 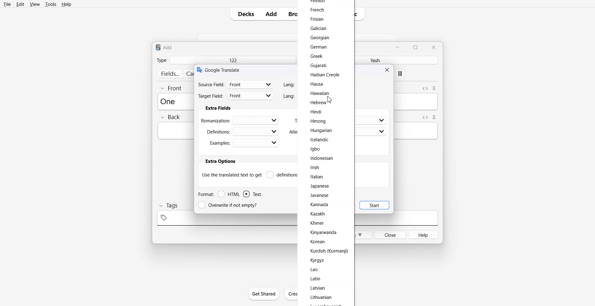 I want to click on Toggle sticky, so click(x=434, y=117).